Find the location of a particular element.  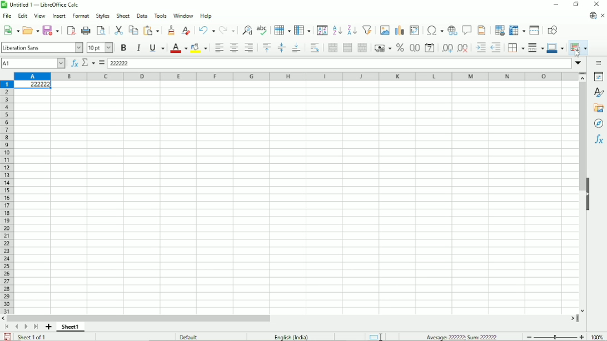

Default is located at coordinates (191, 337).